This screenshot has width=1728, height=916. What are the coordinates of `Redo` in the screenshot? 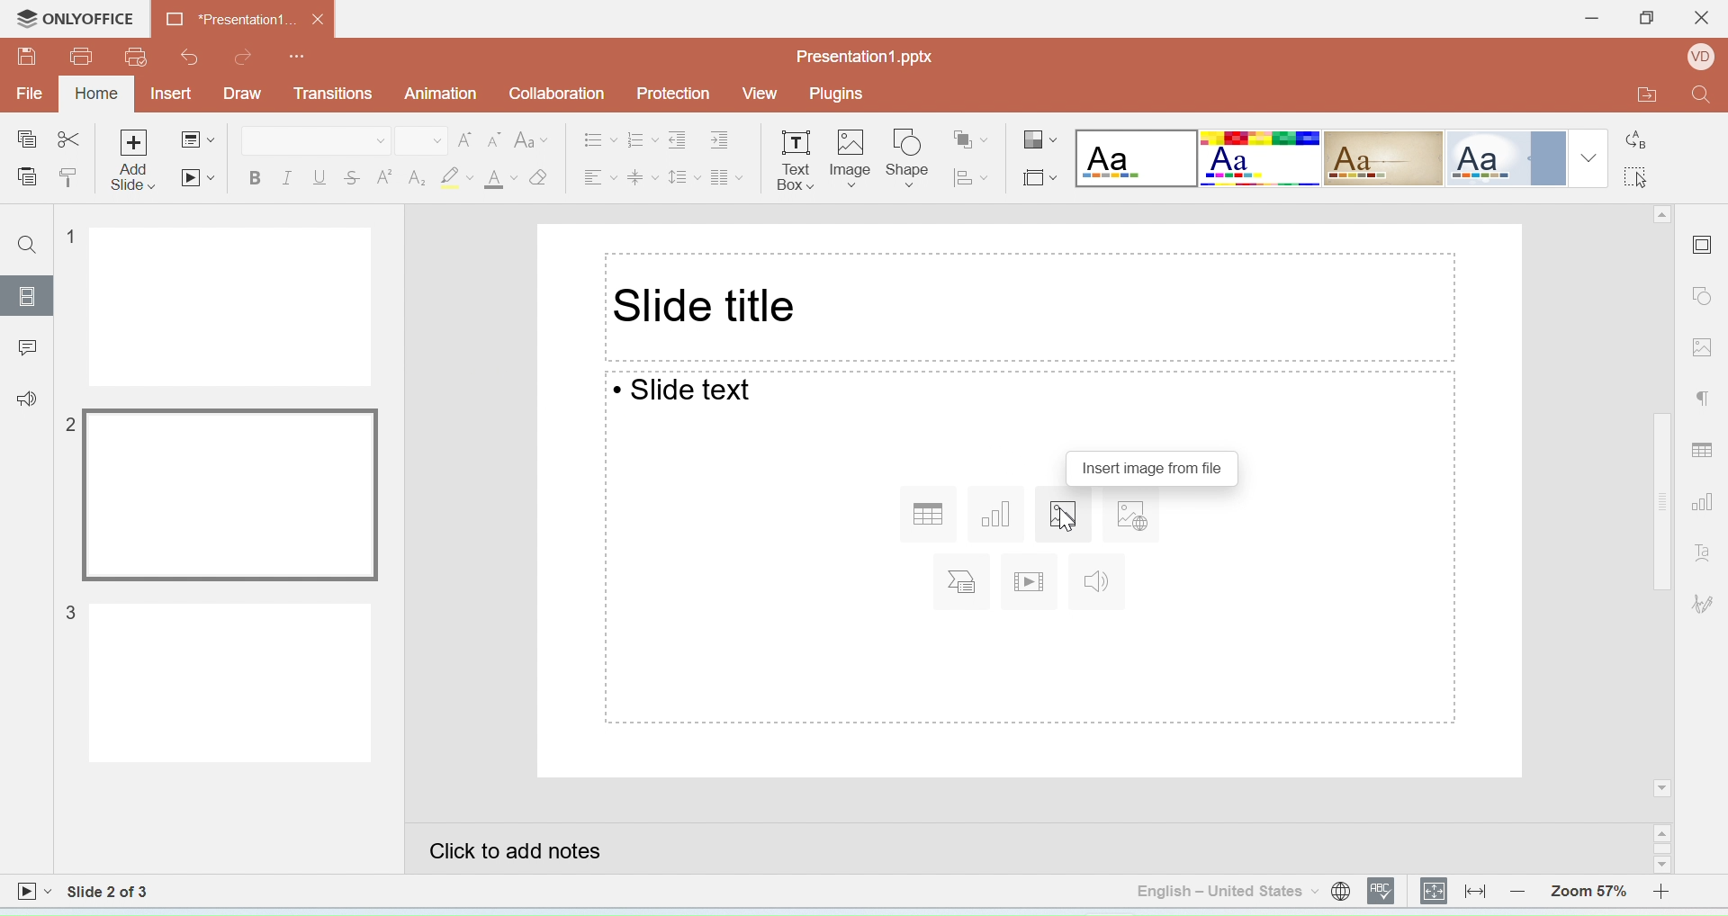 It's located at (245, 57).